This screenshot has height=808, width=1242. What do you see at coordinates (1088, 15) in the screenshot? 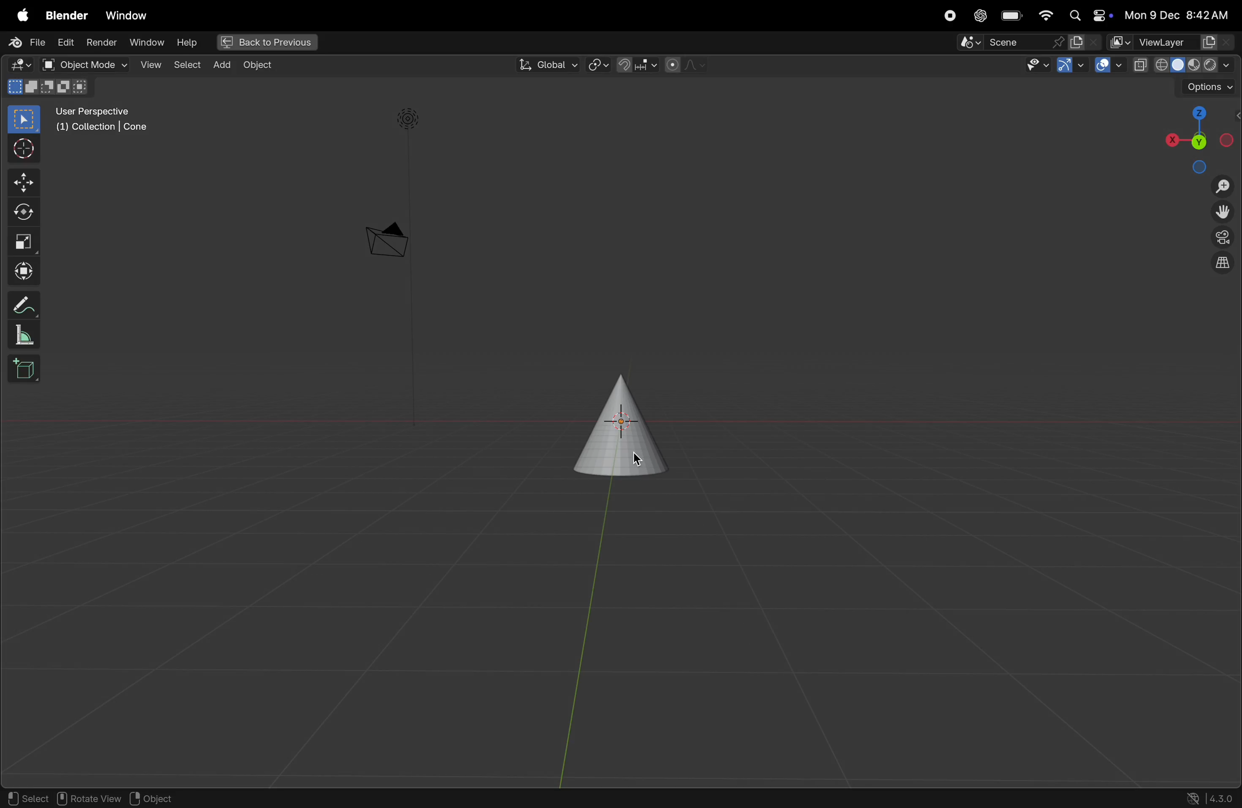
I see `apple widgets` at bounding box center [1088, 15].